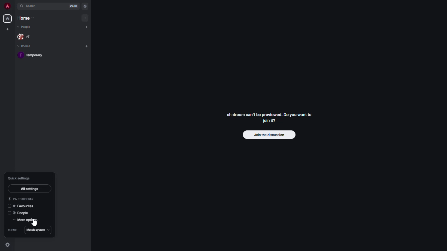  Describe the element at coordinates (8, 29) in the screenshot. I see `create new space` at that location.